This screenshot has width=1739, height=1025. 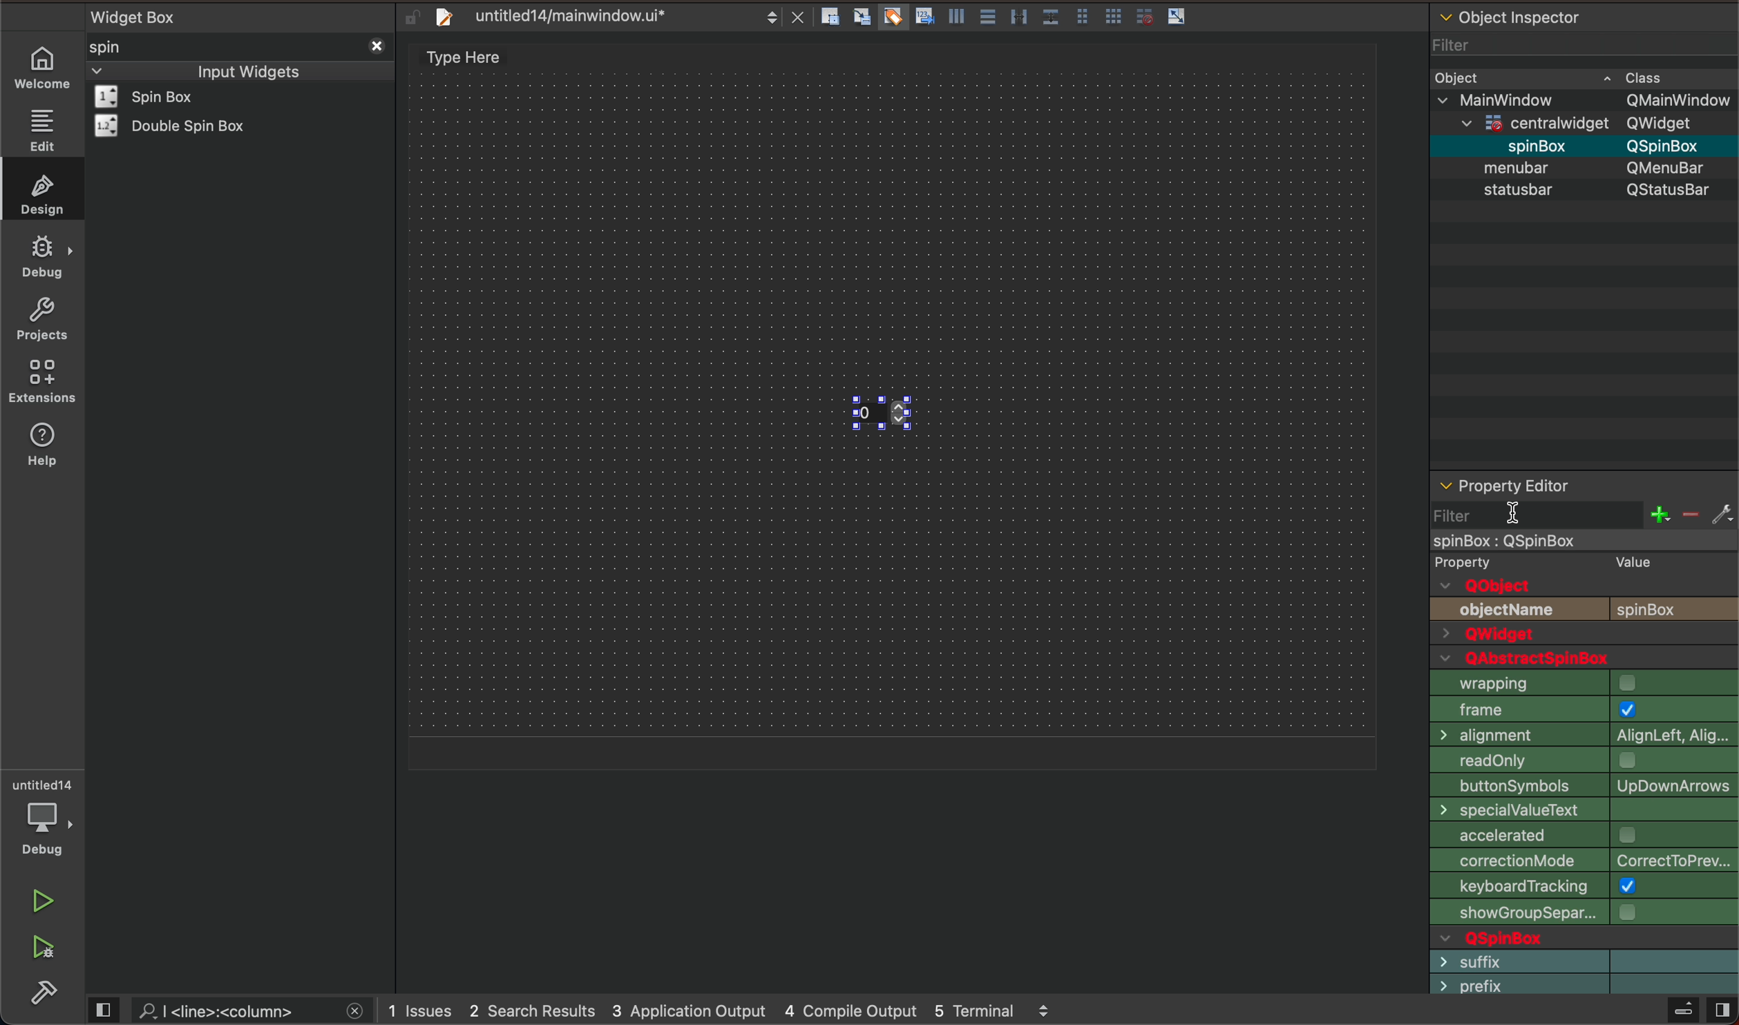 I want to click on text, so click(x=1532, y=935).